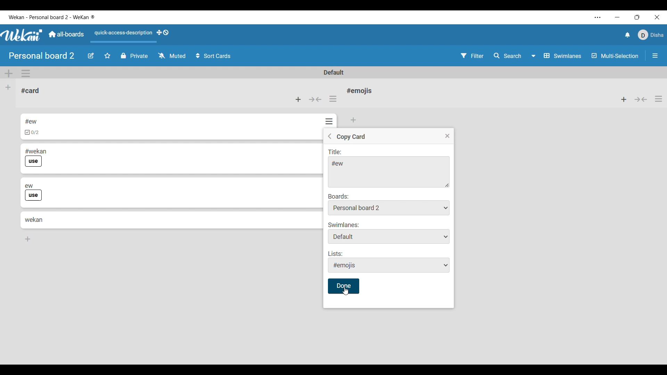  Describe the element at coordinates (329, 136) in the screenshot. I see `Goback` at that location.